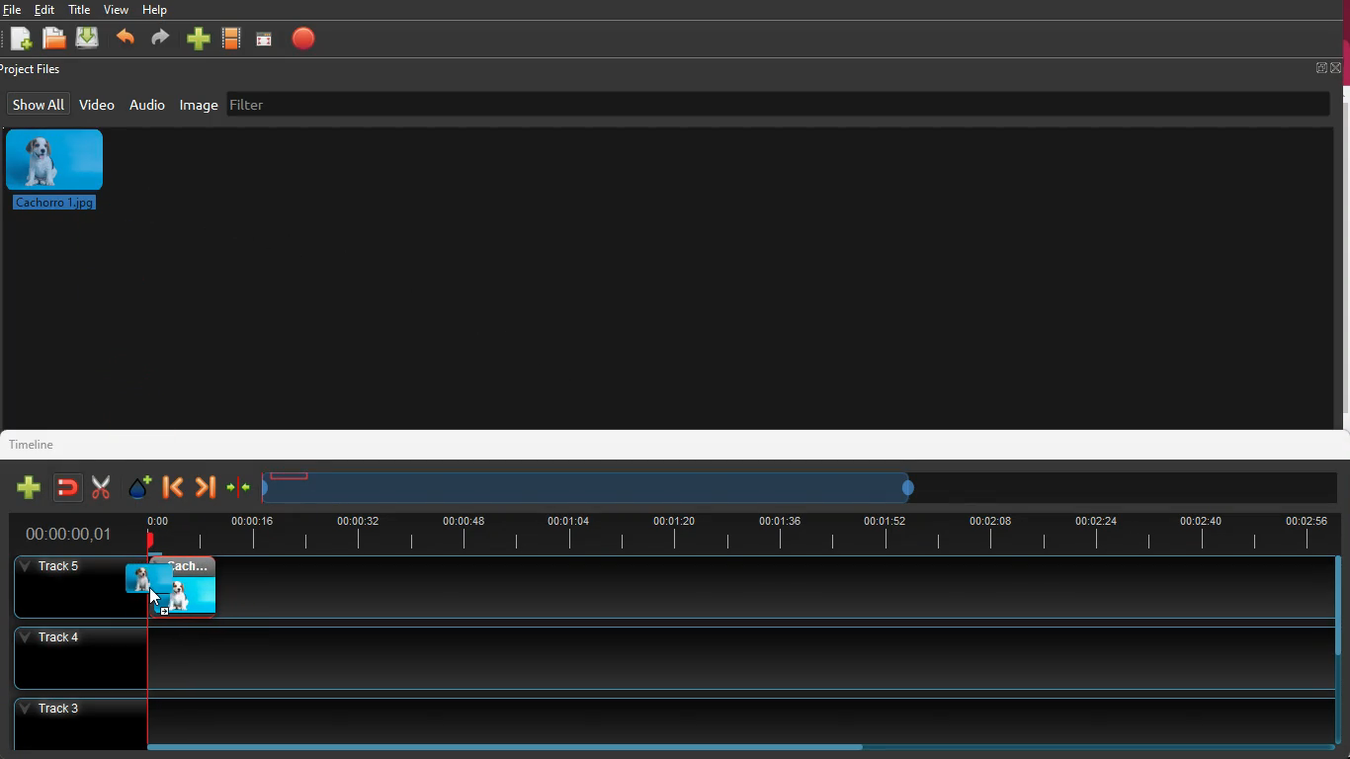 This screenshot has height=759, width=1350. Describe the element at coordinates (173, 487) in the screenshot. I see `back` at that location.